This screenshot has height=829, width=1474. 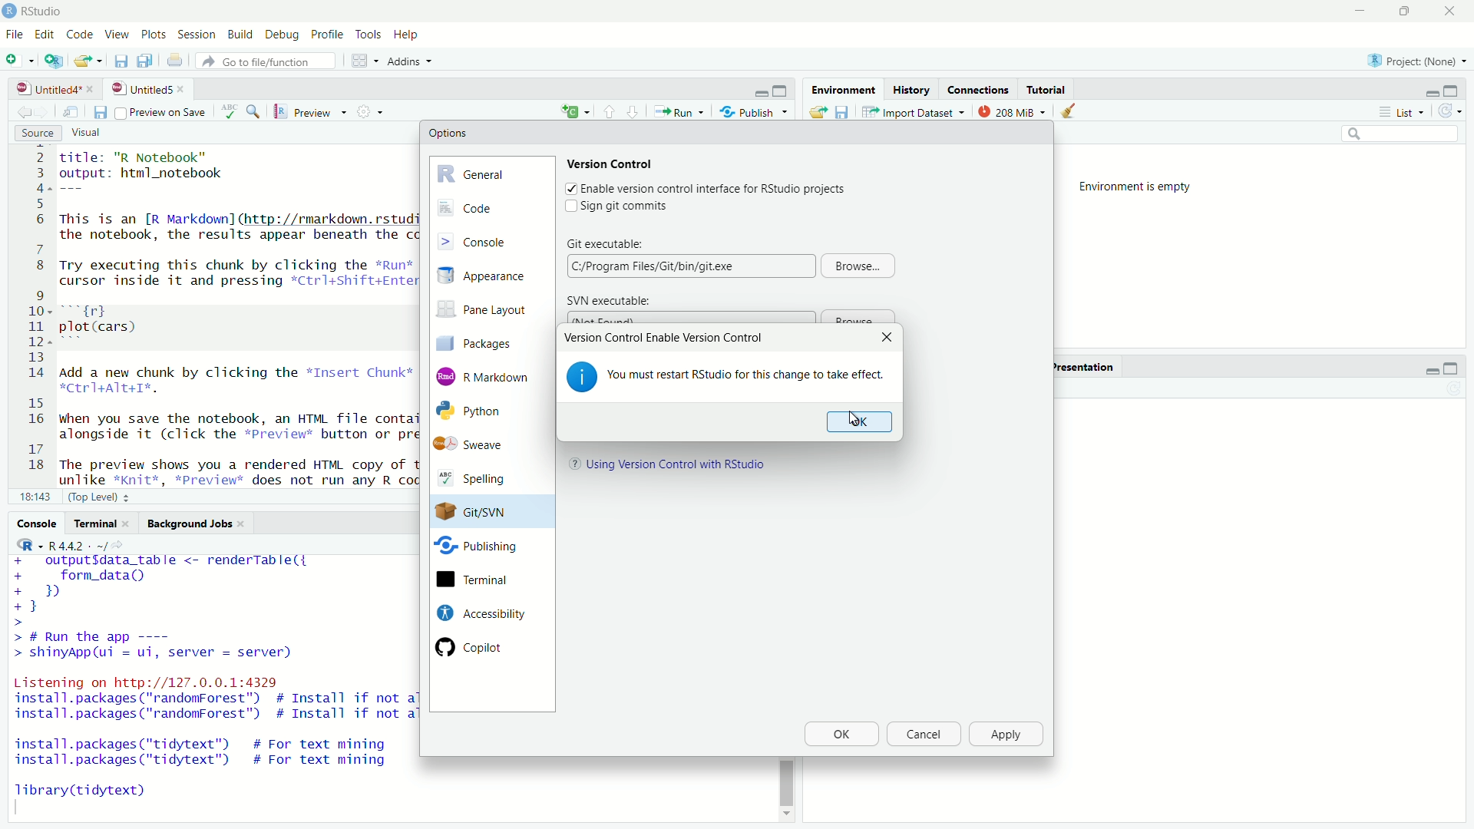 I want to click on General, so click(x=491, y=172).